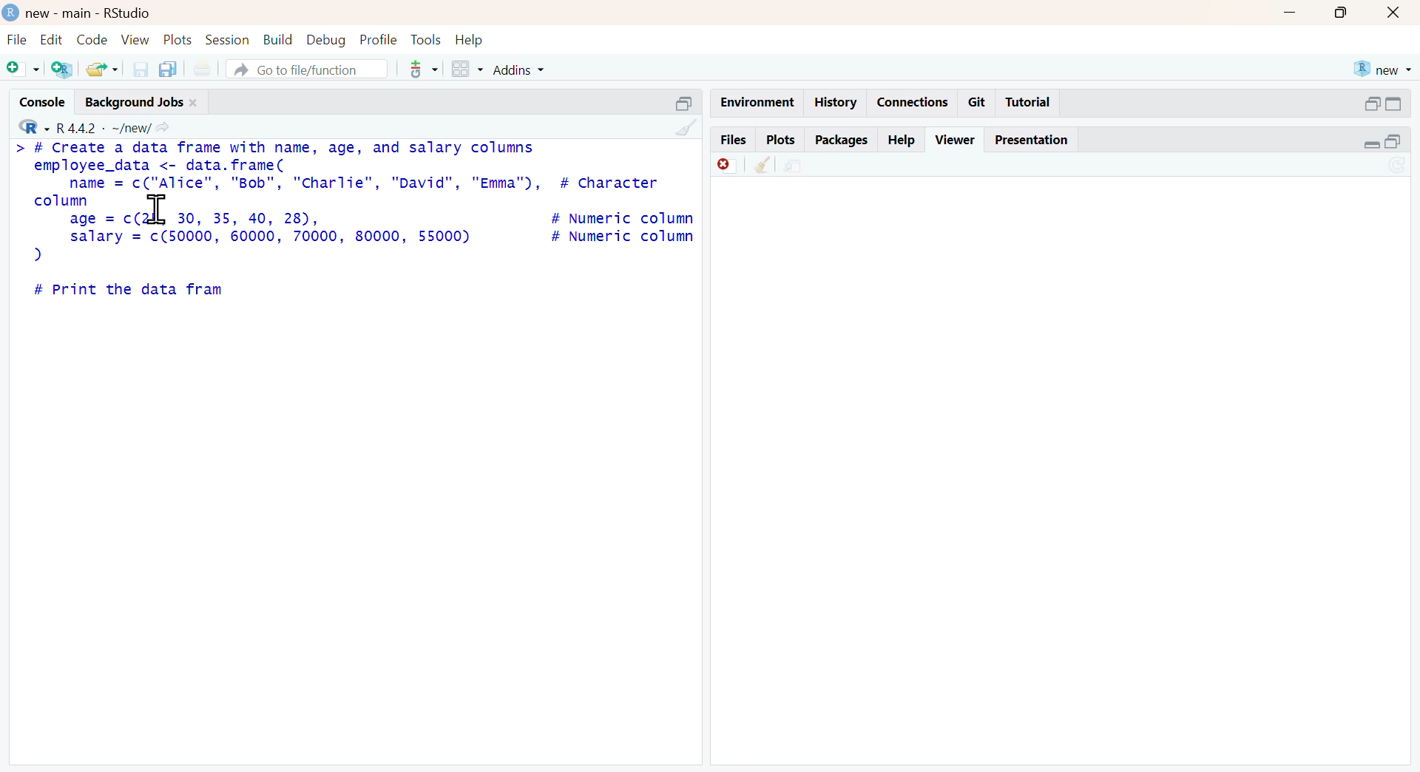  Describe the element at coordinates (88, 13) in the screenshot. I see `D new - main - RStudio` at that location.